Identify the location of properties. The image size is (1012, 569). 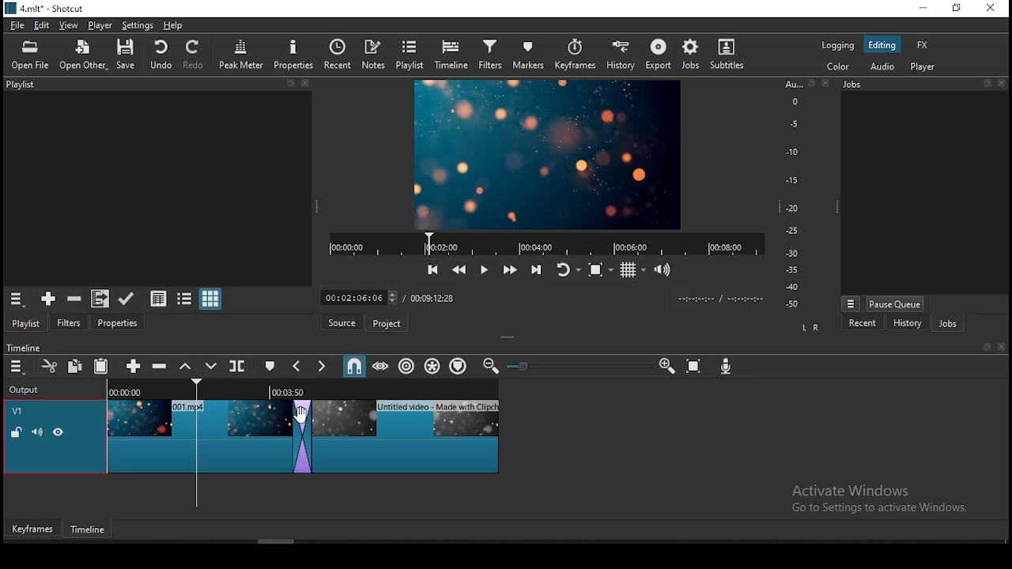
(118, 322).